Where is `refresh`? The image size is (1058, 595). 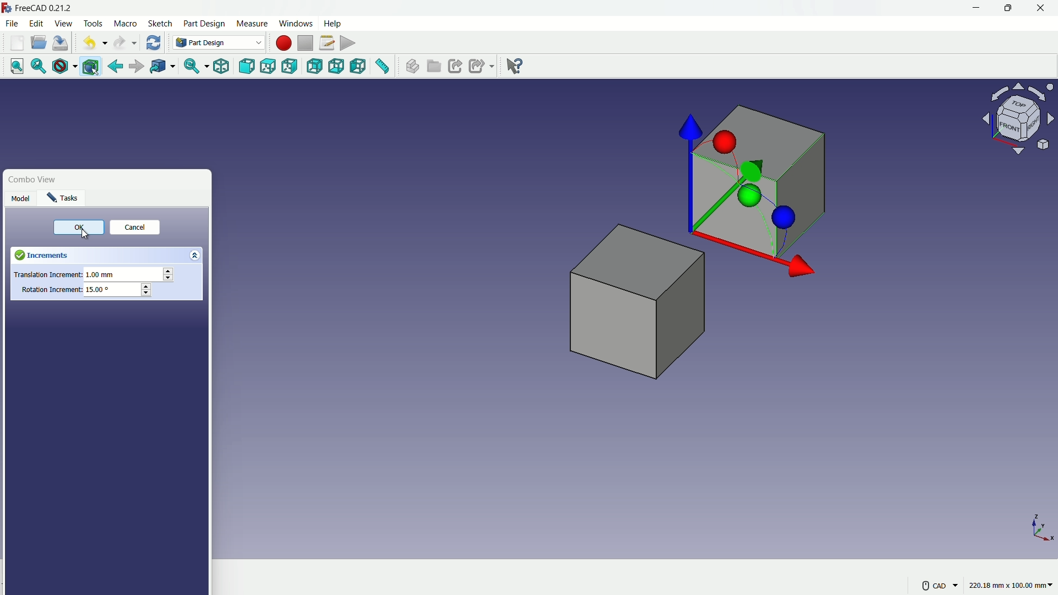
refresh is located at coordinates (153, 42).